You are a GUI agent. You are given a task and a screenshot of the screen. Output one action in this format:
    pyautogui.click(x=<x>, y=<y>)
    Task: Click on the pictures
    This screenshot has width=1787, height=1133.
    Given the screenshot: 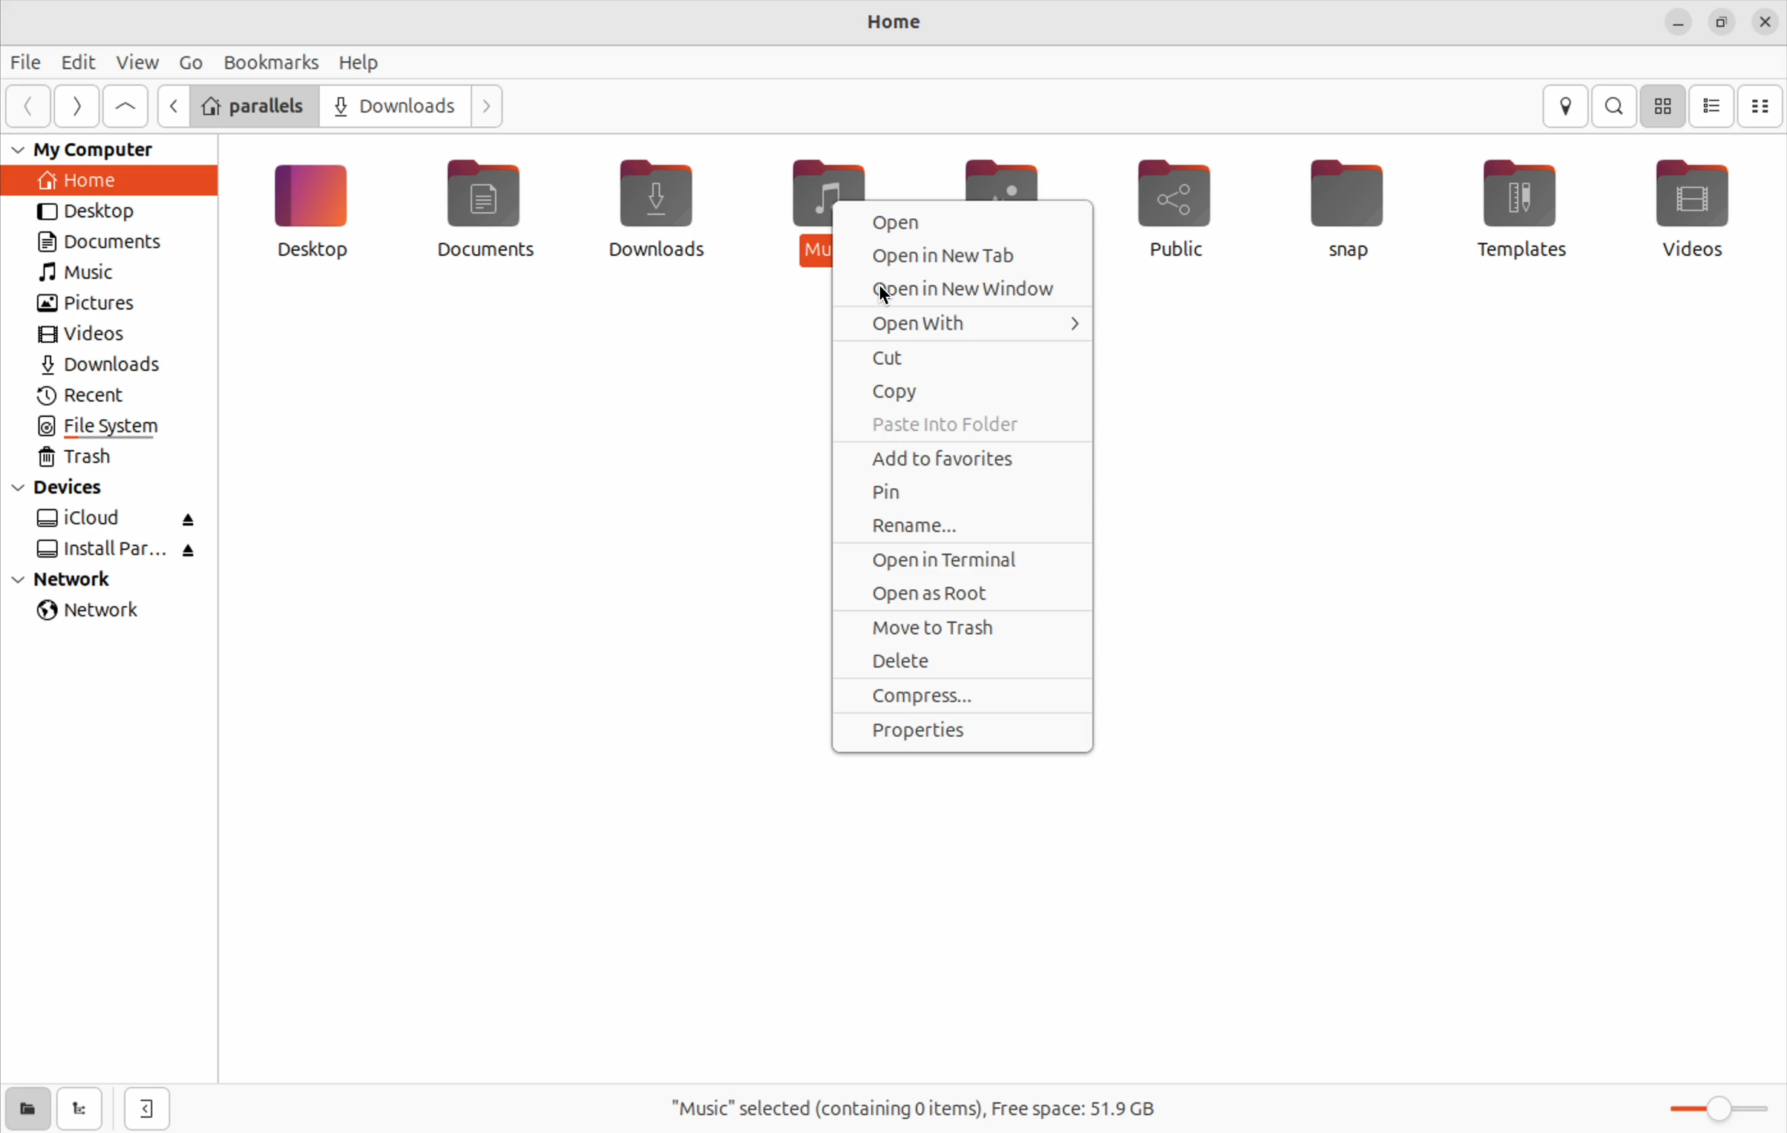 What is the action you would take?
    pyautogui.click(x=90, y=303)
    